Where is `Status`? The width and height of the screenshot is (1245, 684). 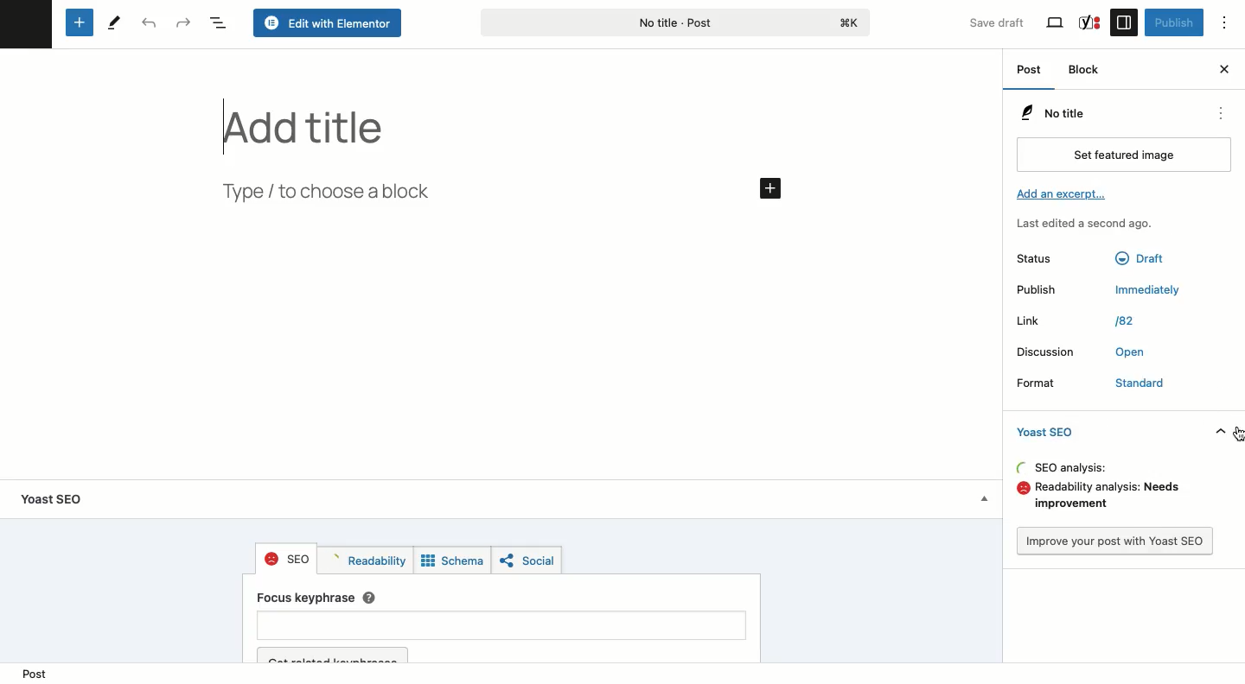 Status is located at coordinates (1042, 258).